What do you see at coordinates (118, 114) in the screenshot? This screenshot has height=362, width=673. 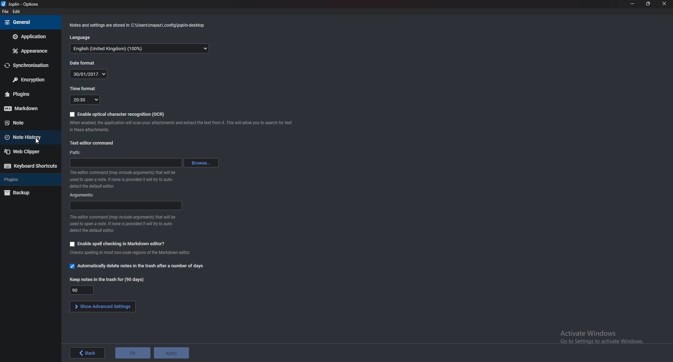 I see `Enable O C R` at bounding box center [118, 114].